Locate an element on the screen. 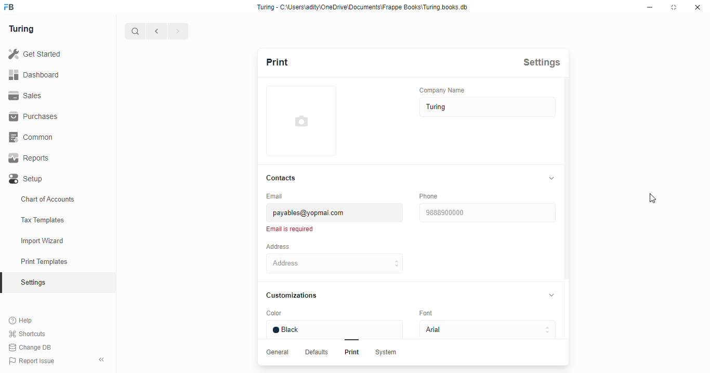  collapse is located at coordinates (102, 358).